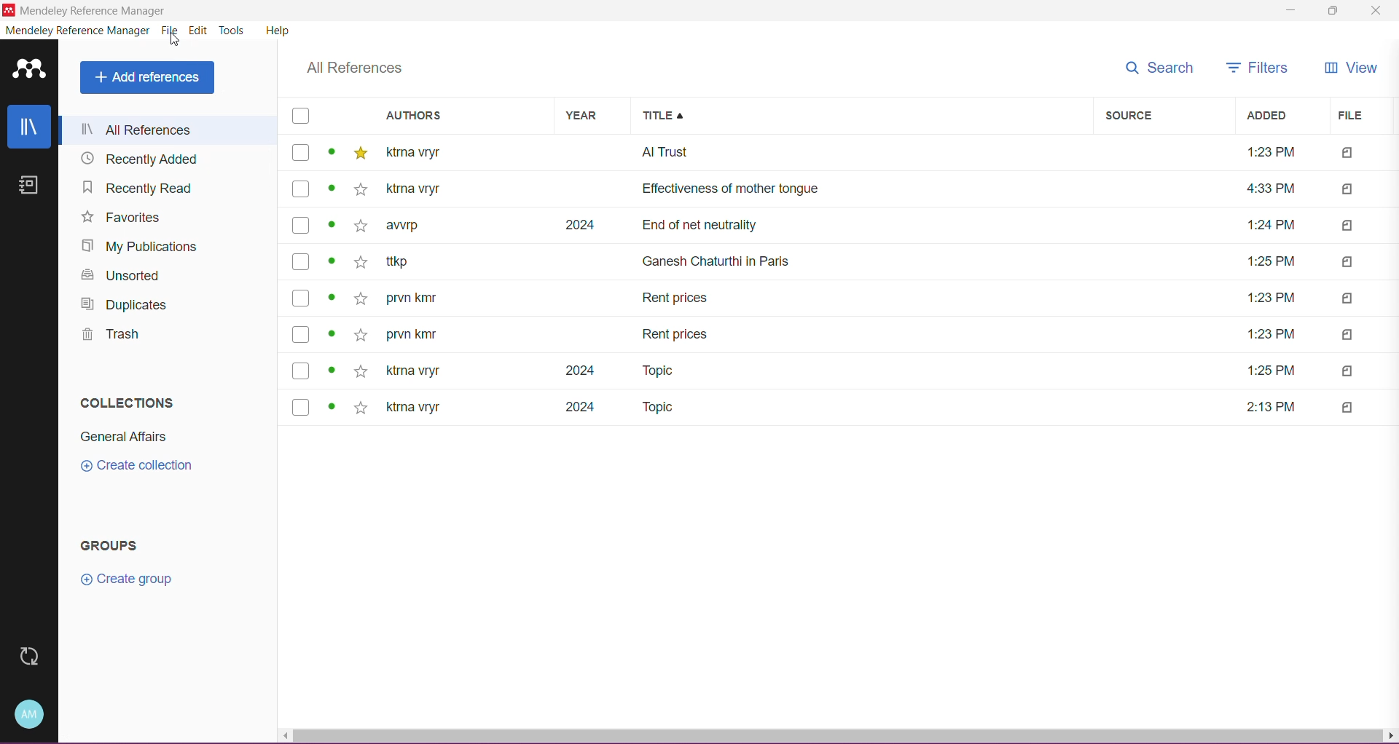 Image resolution: width=1399 pixels, height=744 pixels. What do you see at coordinates (844, 155) in the screenshot?
I see `ktrna vryr Al Trust 1:23PM` at bounding box center [844, 155].